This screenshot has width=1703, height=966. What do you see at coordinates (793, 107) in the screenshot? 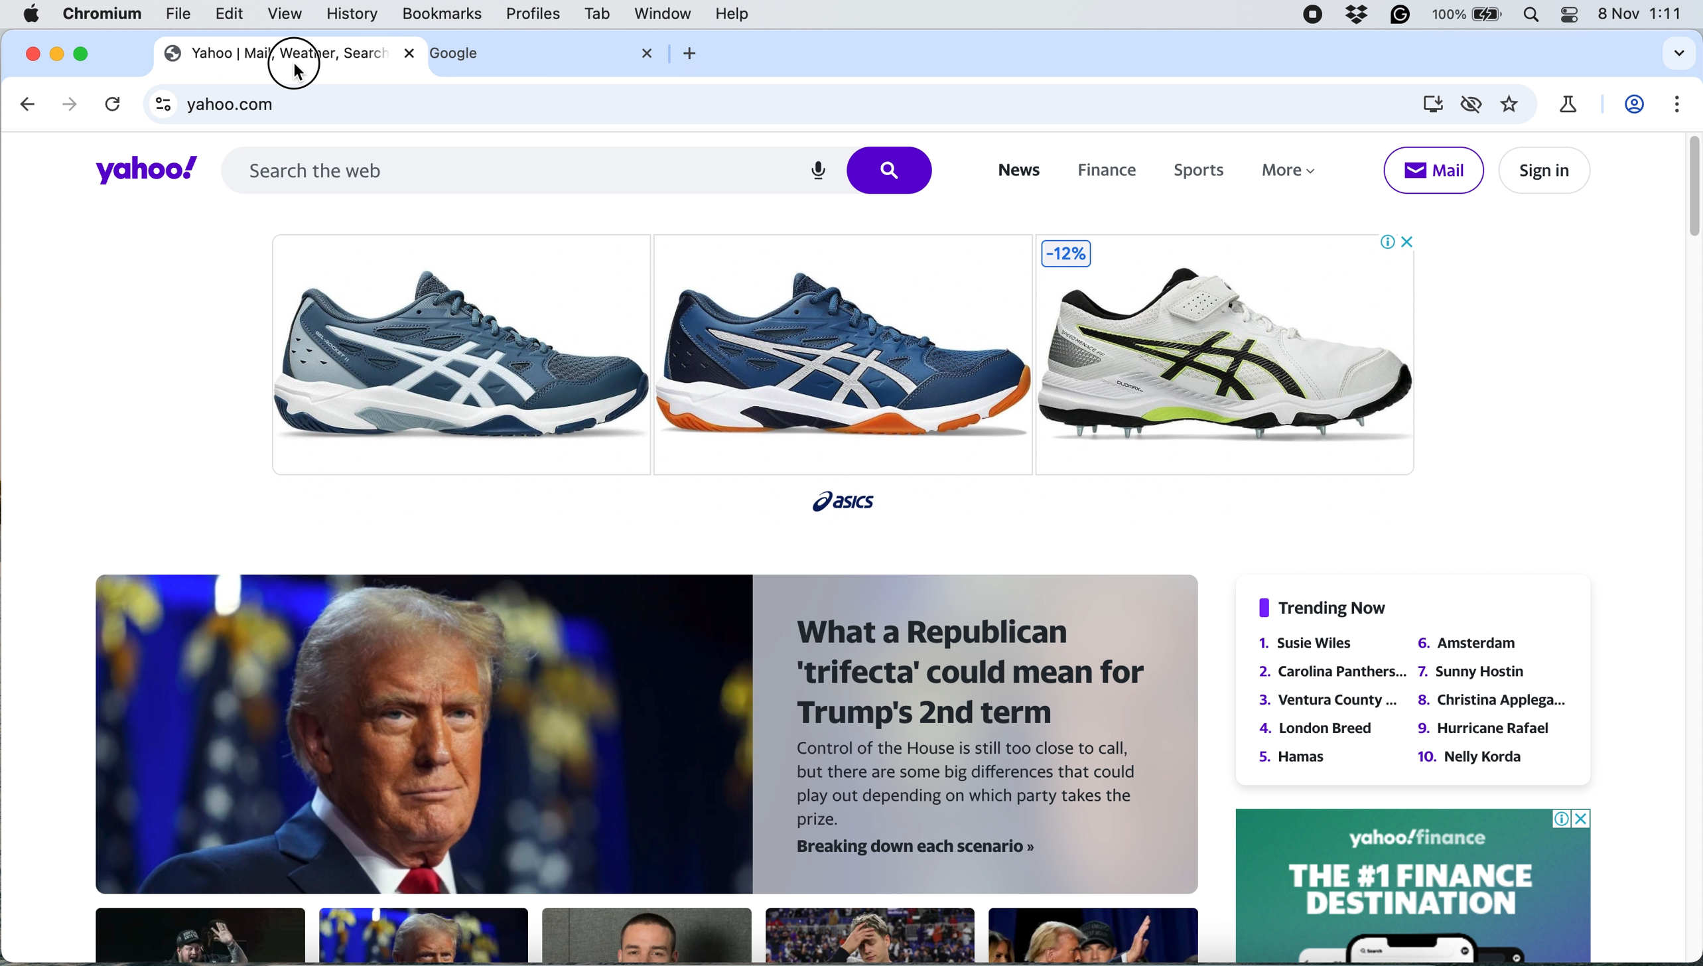
I see `yahoo.com` at bounding box center [793, 107].